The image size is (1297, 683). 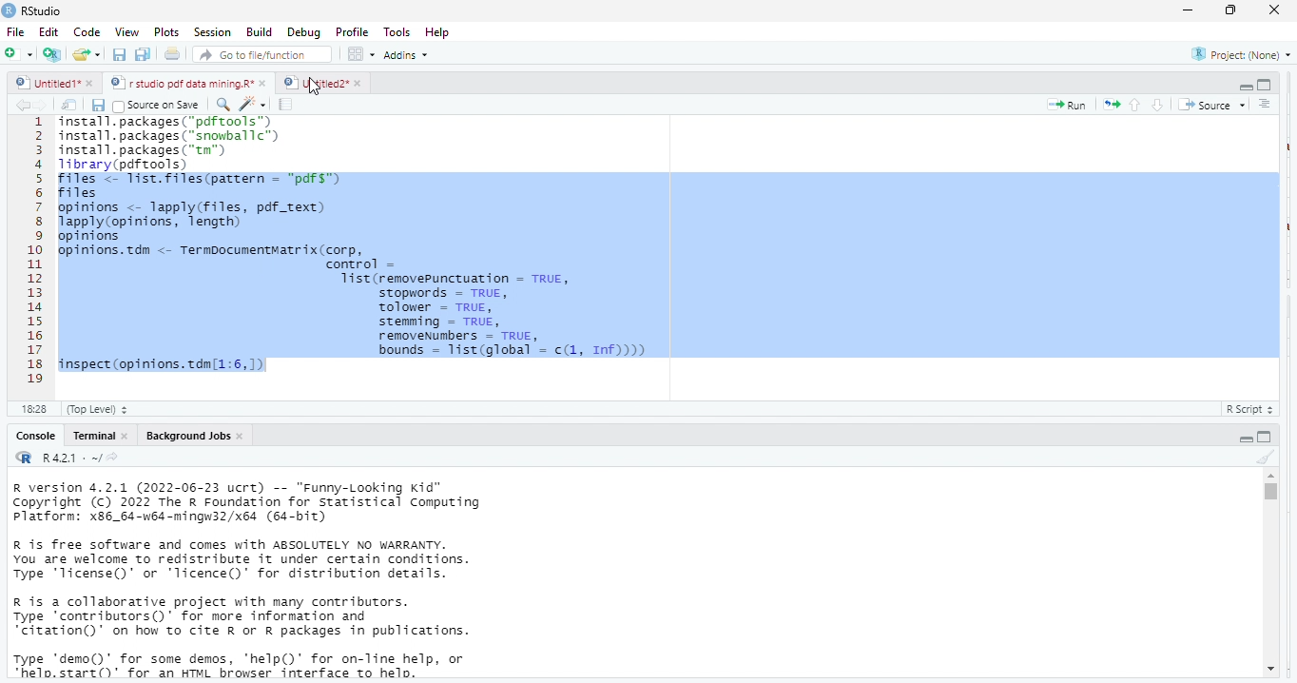 I want to click on edit, so click(x=48, y=32).